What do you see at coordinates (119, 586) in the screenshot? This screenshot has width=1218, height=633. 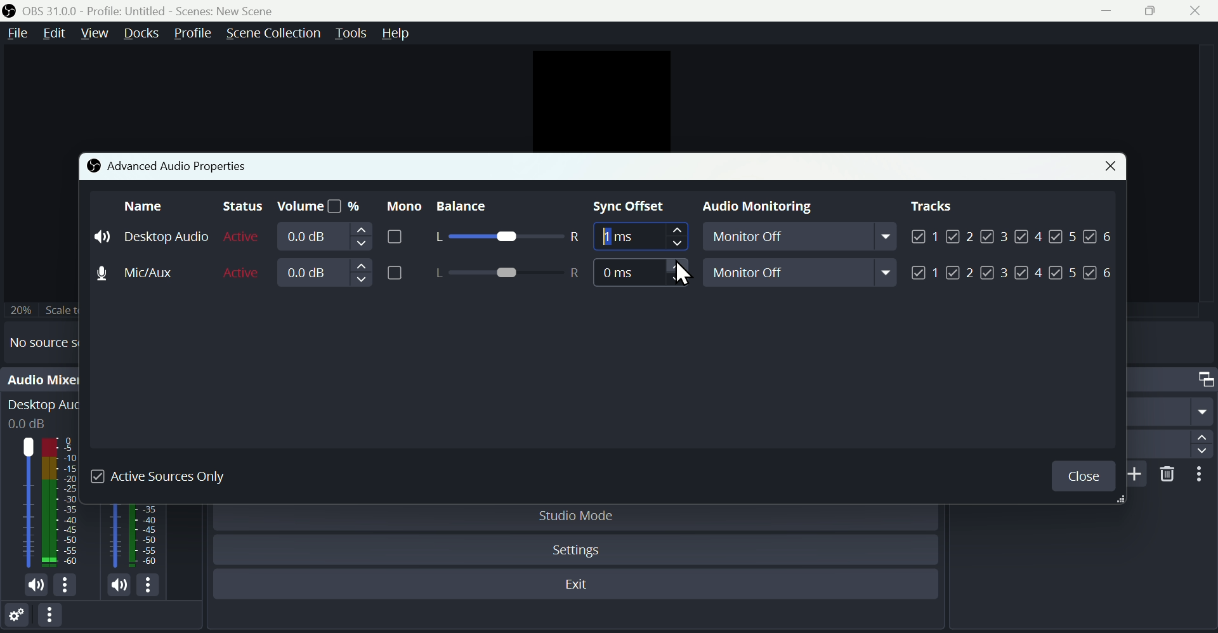 I see `(un)mute` at bounding box center [119, 586].